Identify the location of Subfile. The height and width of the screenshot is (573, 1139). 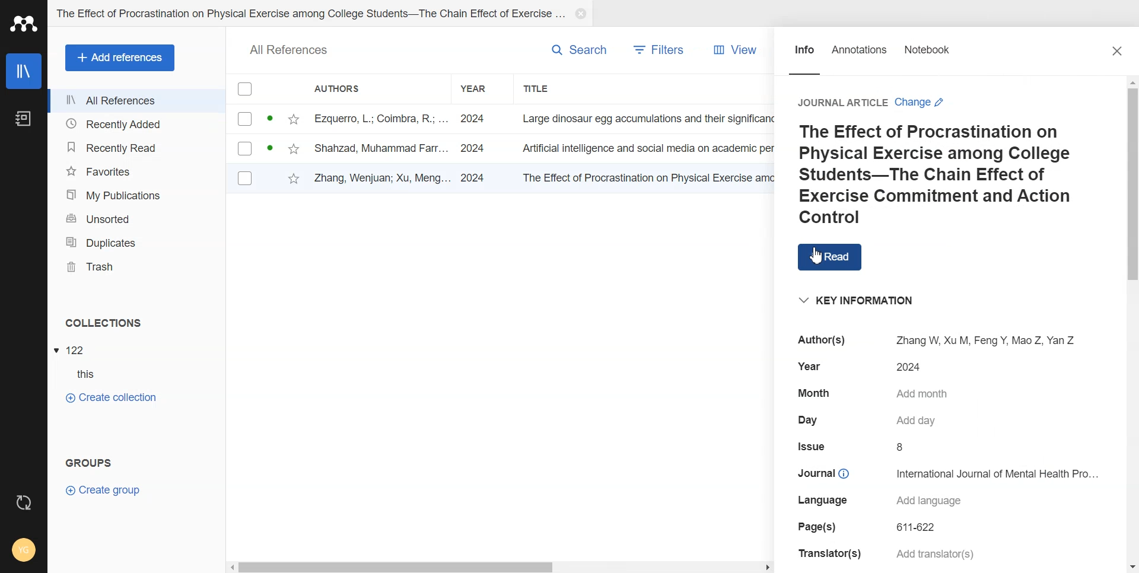
(76, 374).